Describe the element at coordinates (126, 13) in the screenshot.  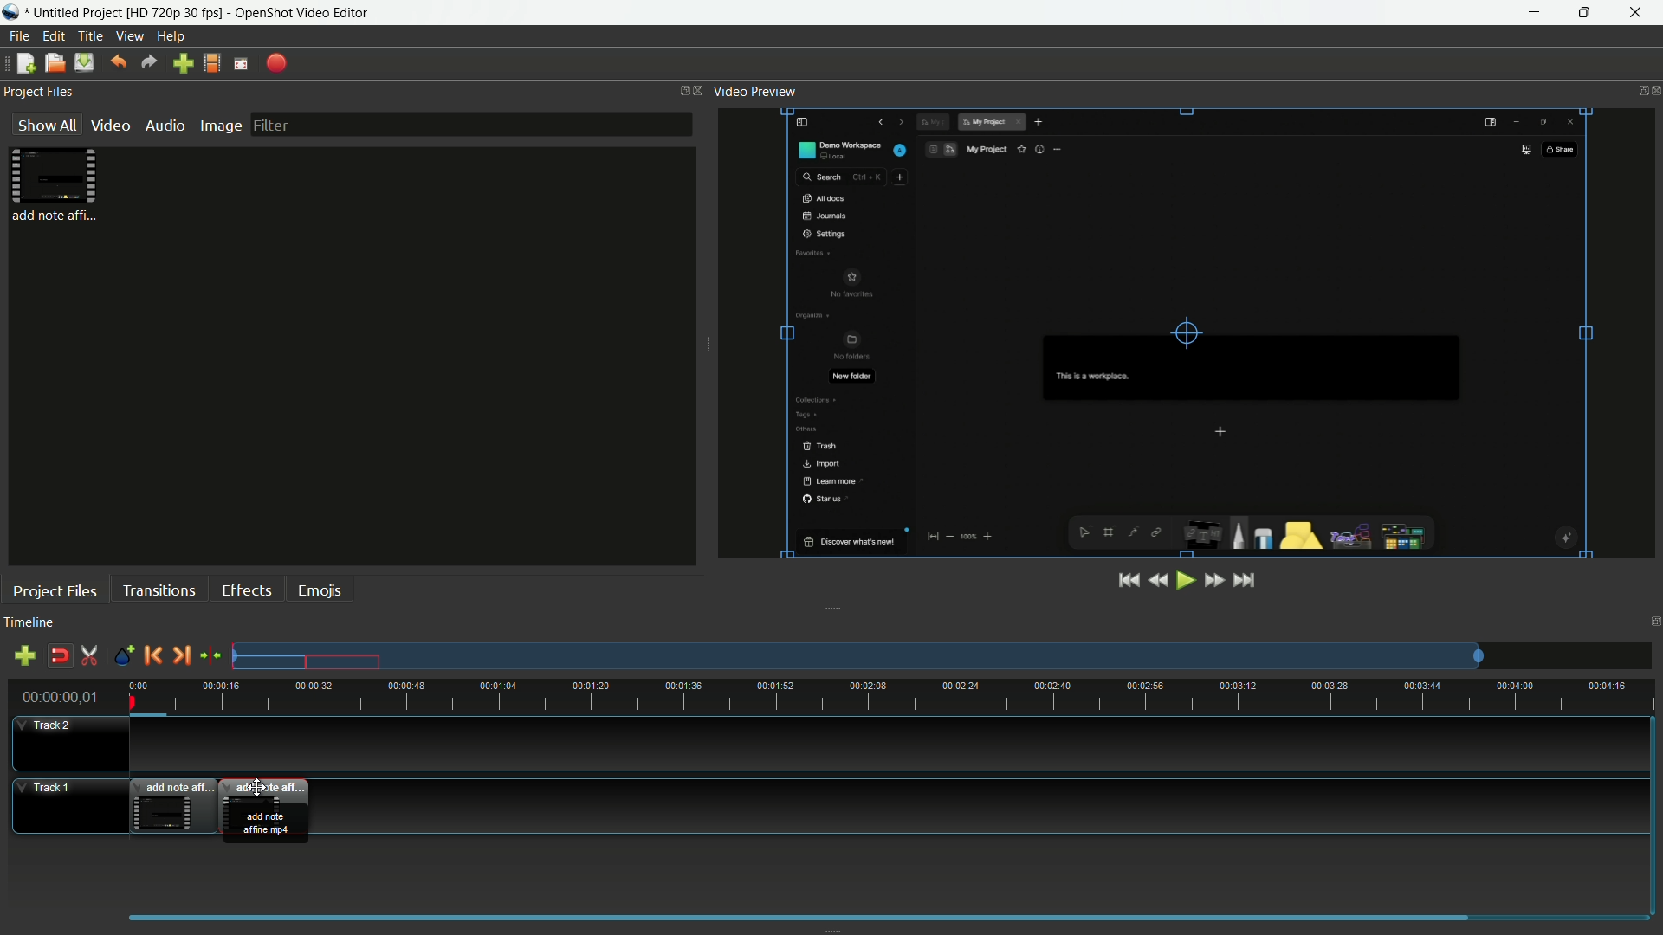
I see `project name` at that location.